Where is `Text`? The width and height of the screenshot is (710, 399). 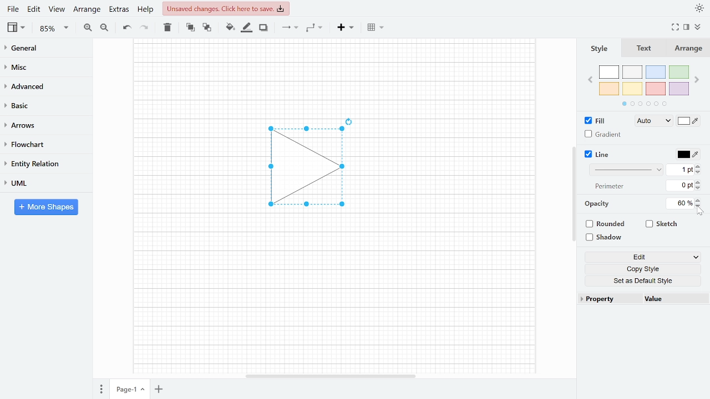 Text is located at coordinates (642, 49).